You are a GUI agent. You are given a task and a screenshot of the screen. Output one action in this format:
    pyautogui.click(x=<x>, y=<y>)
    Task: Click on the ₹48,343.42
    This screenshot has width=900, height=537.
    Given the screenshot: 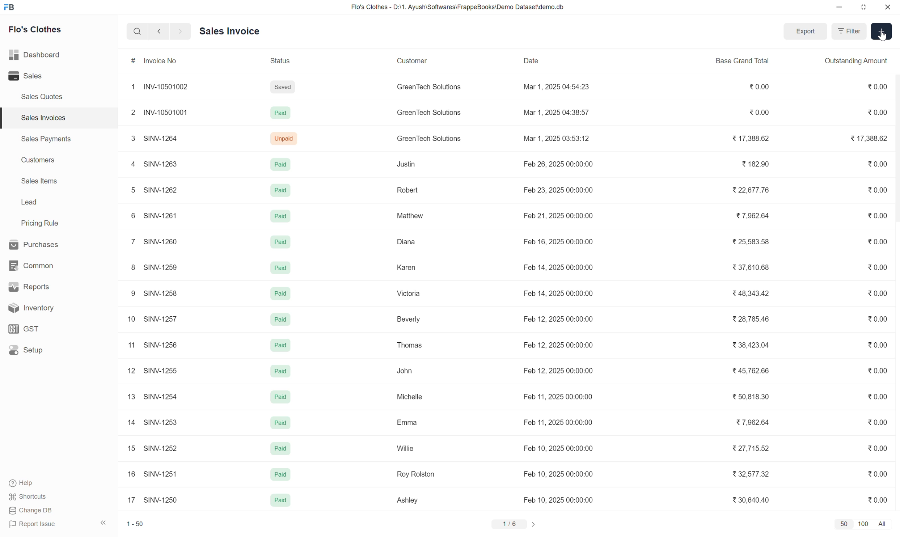 What is the action you would take?
    pyautogui.click(x=754, y=295)
    